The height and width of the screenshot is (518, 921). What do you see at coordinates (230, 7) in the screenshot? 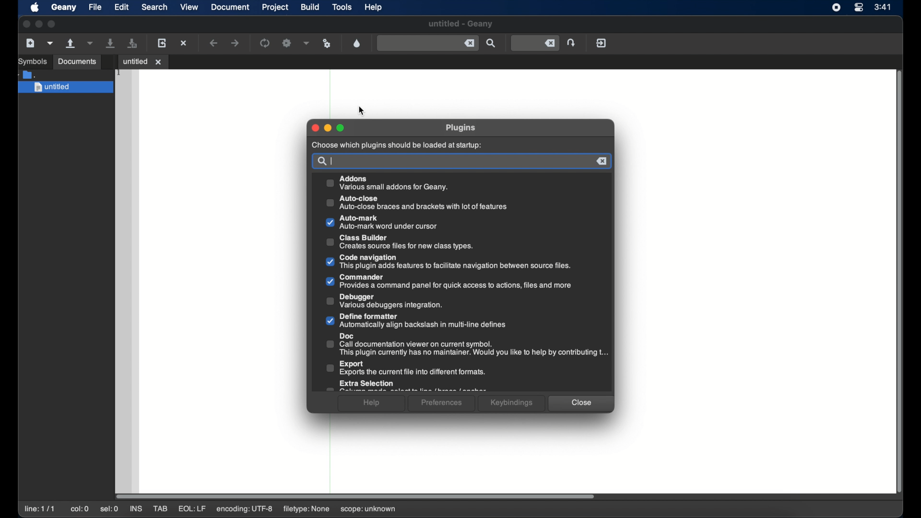
I see `document` at bounding box center [230, 7].